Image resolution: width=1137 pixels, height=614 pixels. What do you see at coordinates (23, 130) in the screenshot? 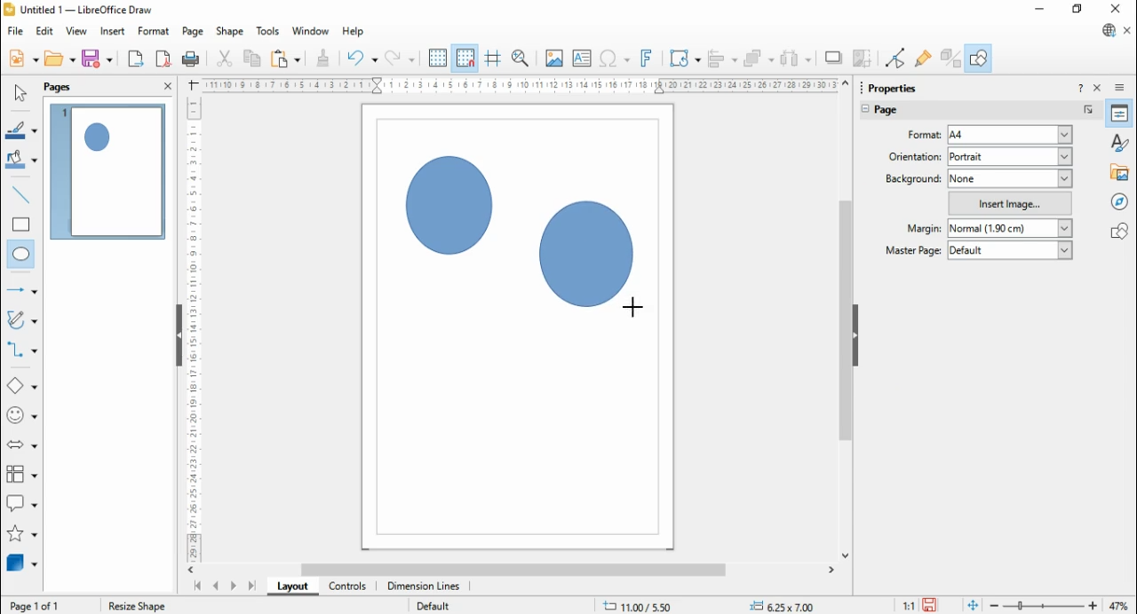
I see `line color` at bounding box center [23, 130].